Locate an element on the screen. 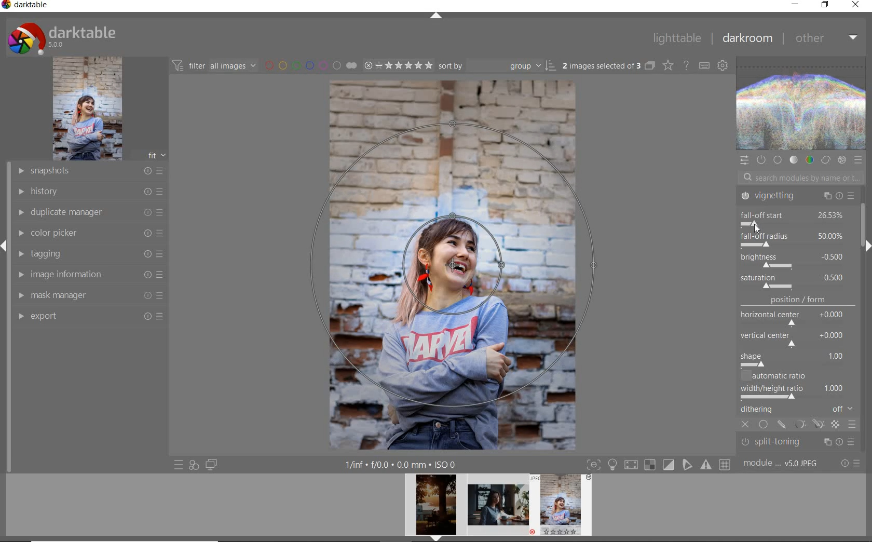 This screenshot has width=872, height=542. frt is located at coordinates (156, 154).